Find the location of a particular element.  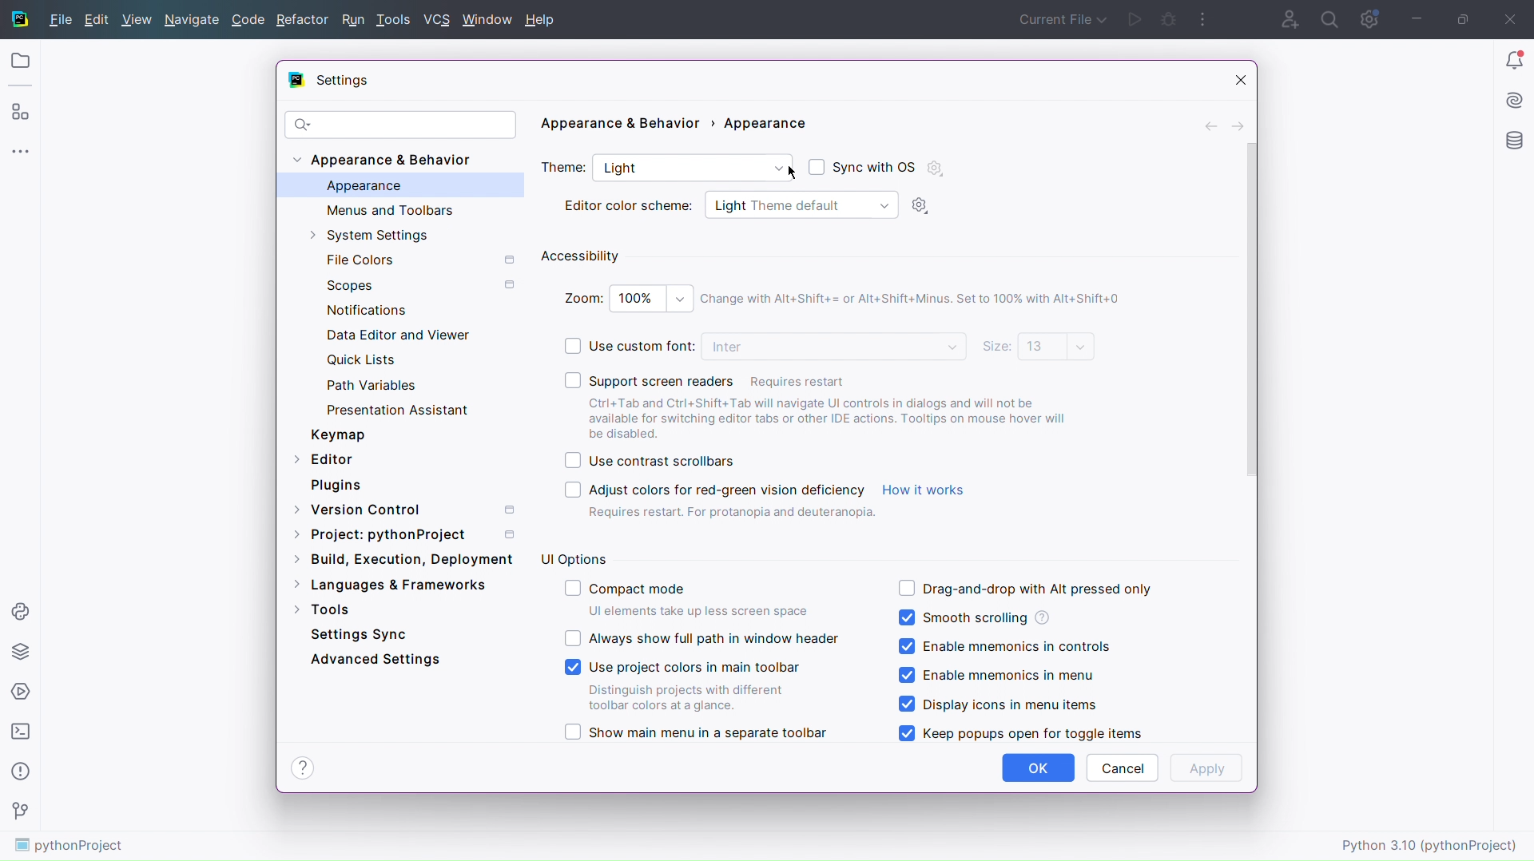

Project: pythonProject is located at coordinates (407, 534).